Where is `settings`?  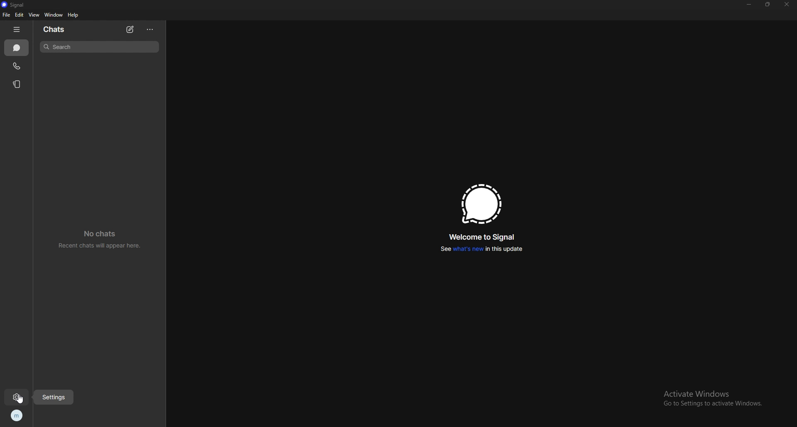
settings is located at coordinates (54, 397).